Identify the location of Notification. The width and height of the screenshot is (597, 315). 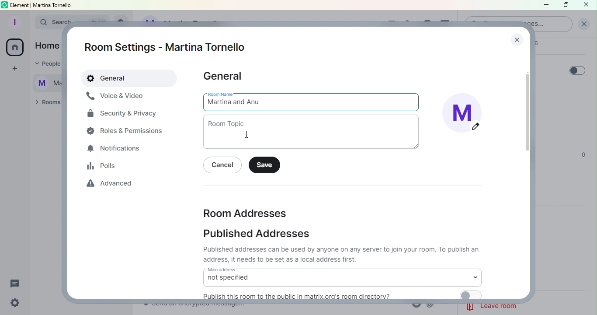
(115, 149).